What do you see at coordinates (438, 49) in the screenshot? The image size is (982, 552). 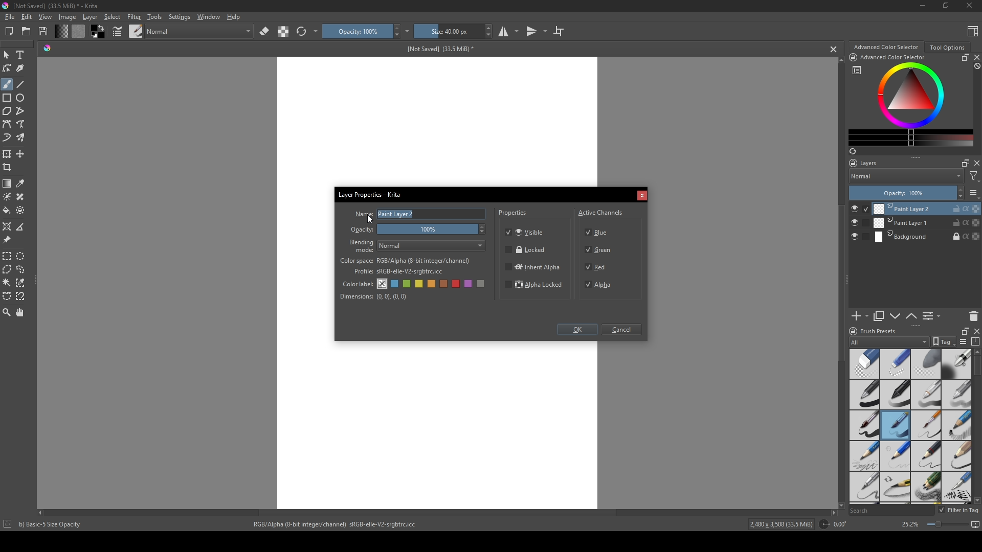 I see `[Not Saved] (33.5 MiB)` at bounding box center [438, 49].